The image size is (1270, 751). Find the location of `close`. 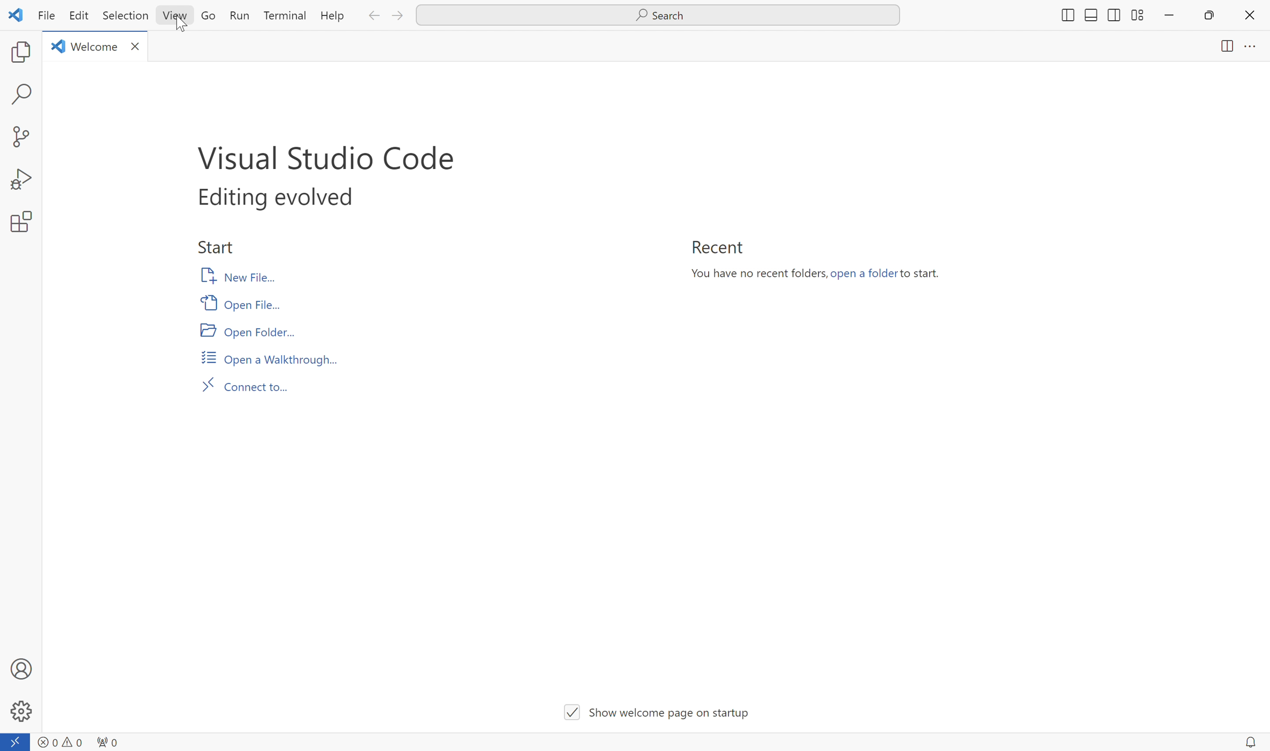

close is located at coordinates (1251, 17).